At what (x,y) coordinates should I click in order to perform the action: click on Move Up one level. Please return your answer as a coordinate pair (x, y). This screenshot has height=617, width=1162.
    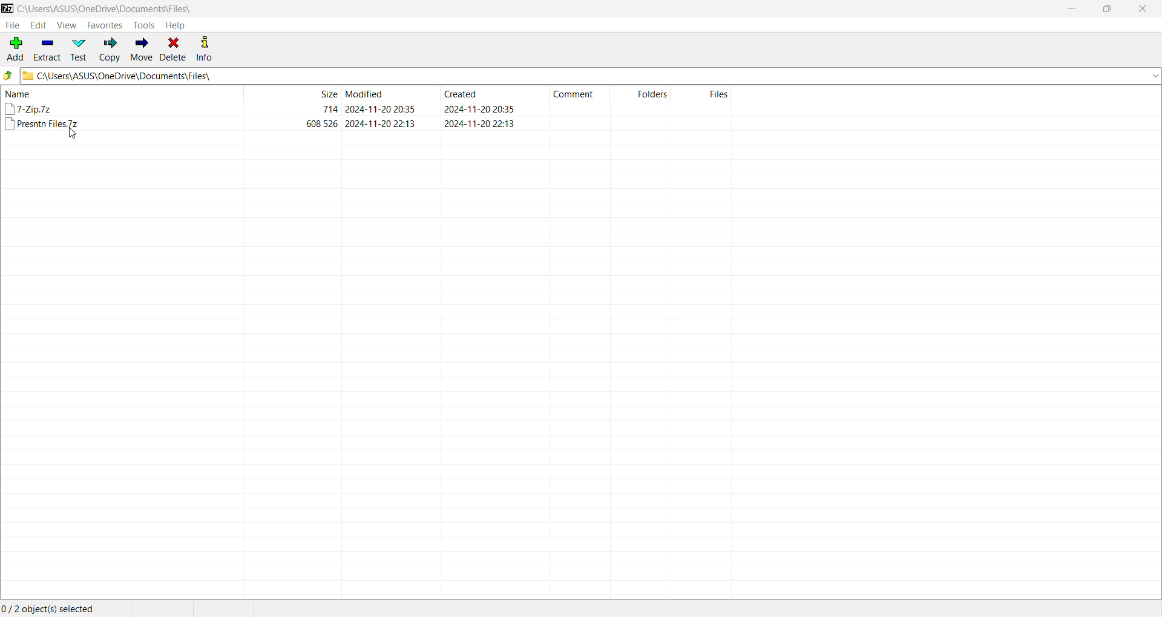
    Looking at the image, I should click on (8, 76).